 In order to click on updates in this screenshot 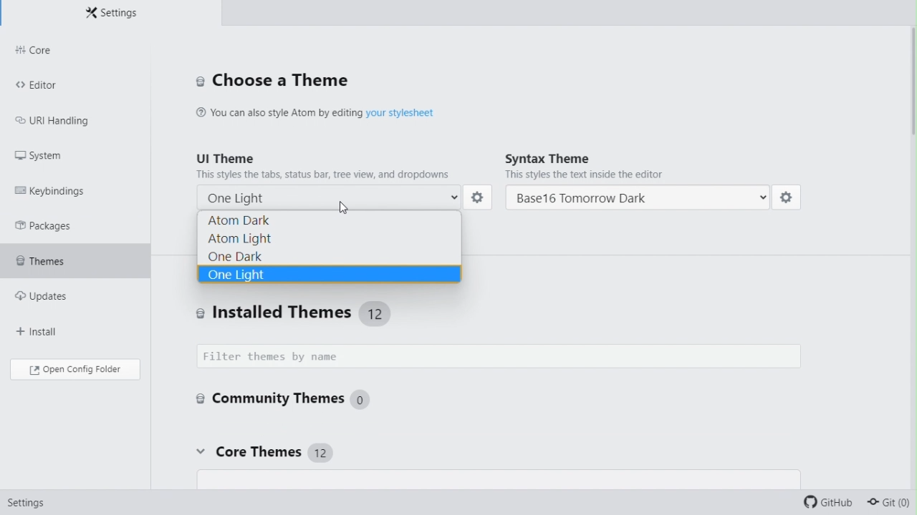, I will do `click(66, 291)`.